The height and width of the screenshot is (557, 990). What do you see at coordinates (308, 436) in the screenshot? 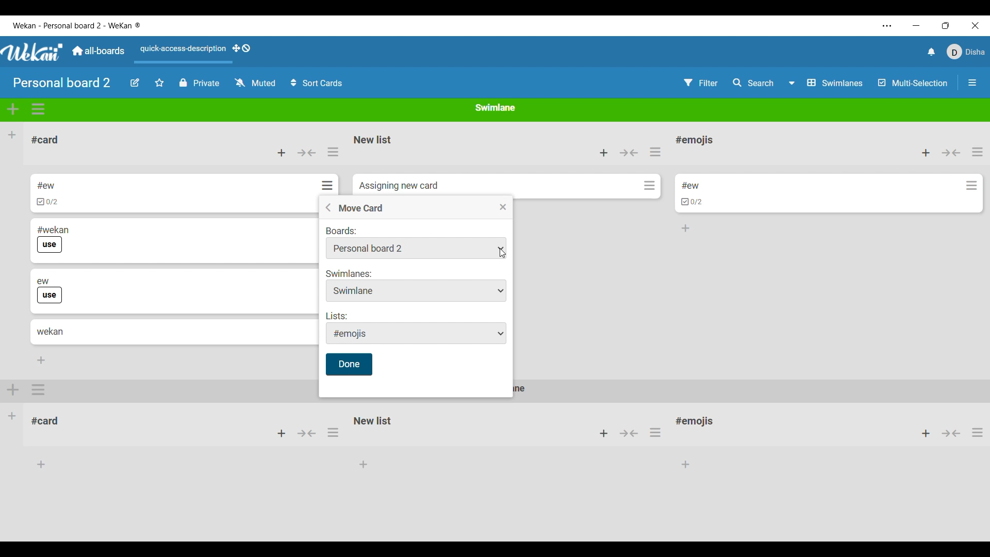
I see `button` at bounding box center [308, 436].